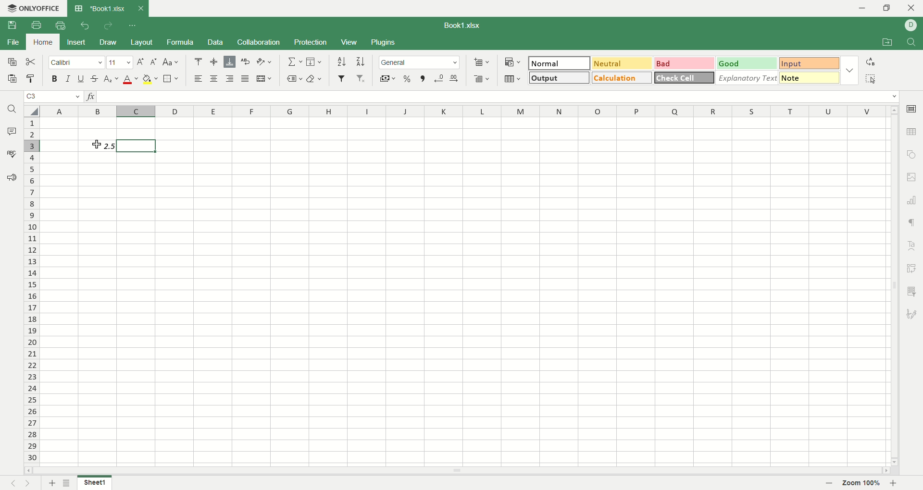  Describe the element at coordinates (54, 97) in the screenshot. I see `cell name` at that location.